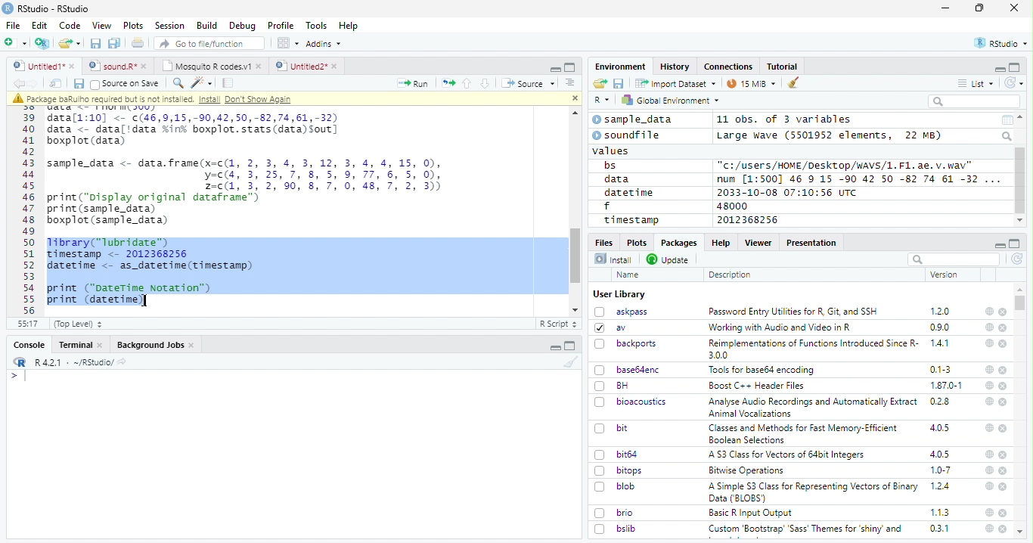  I want to click on brio, so click(614, 513).